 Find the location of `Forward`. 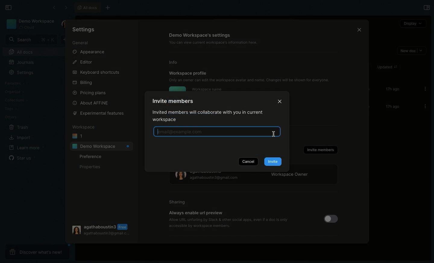

Forward is located at coordinates (65, 7).